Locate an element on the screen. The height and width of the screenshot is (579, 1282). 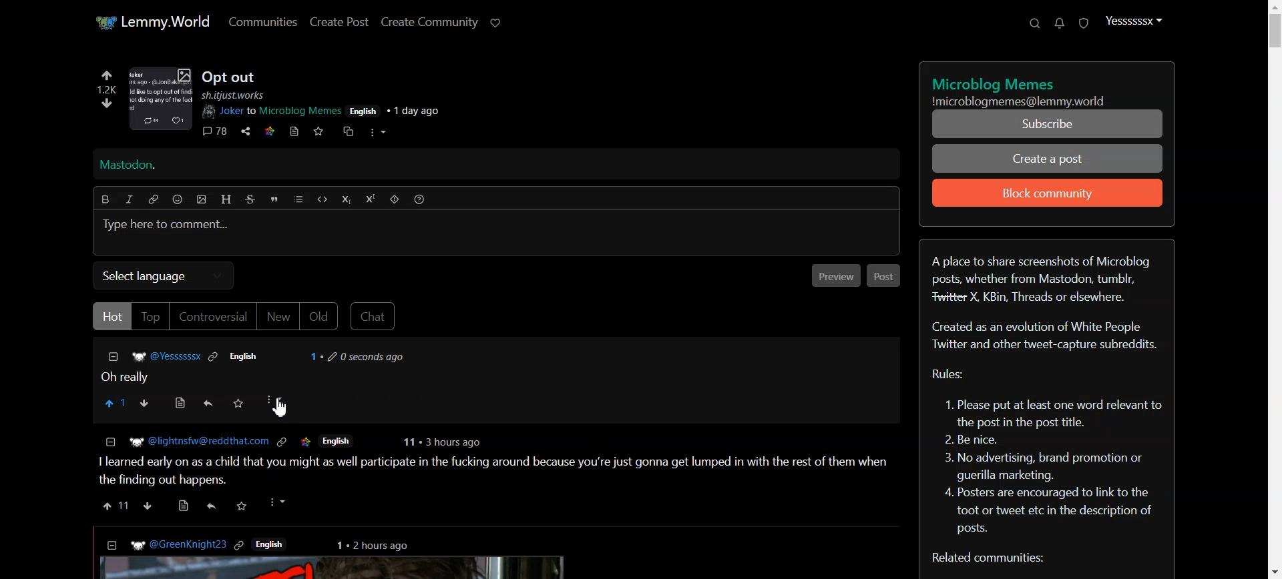
Downvote is located at coordinates (147, 403).